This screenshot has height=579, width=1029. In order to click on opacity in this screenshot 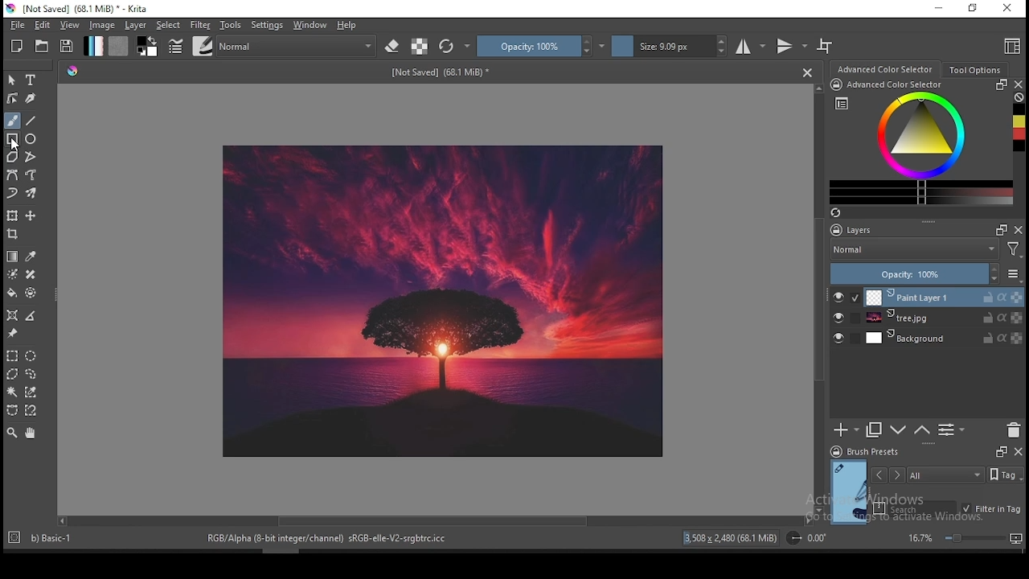, I will do `click(541, 46)`.